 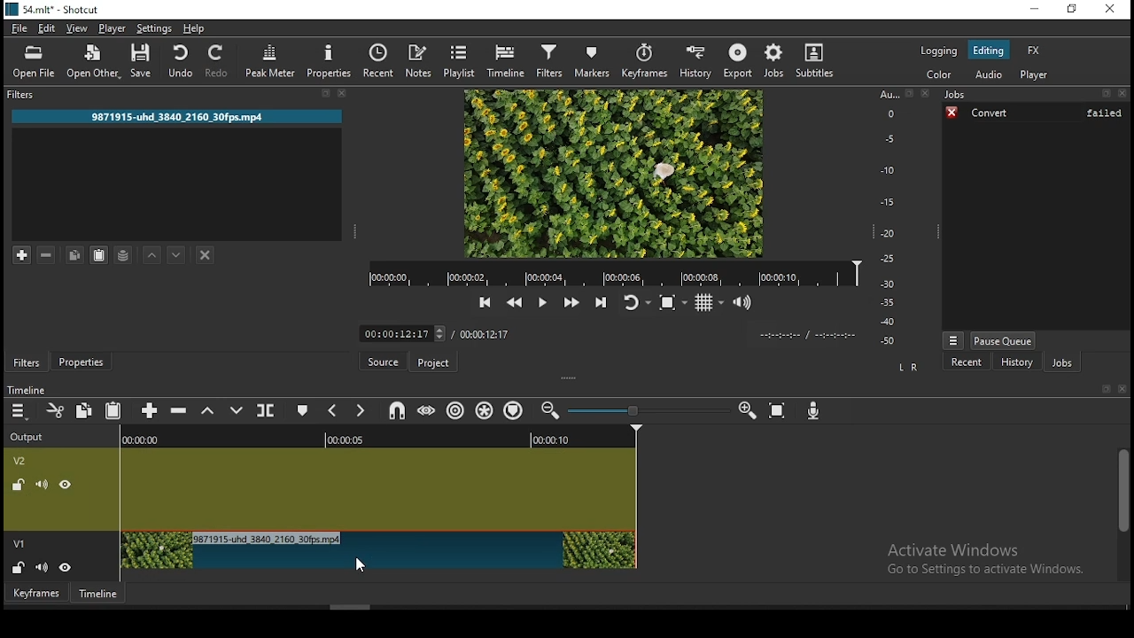 I want to click on fx, so click(x=1034, y=50).